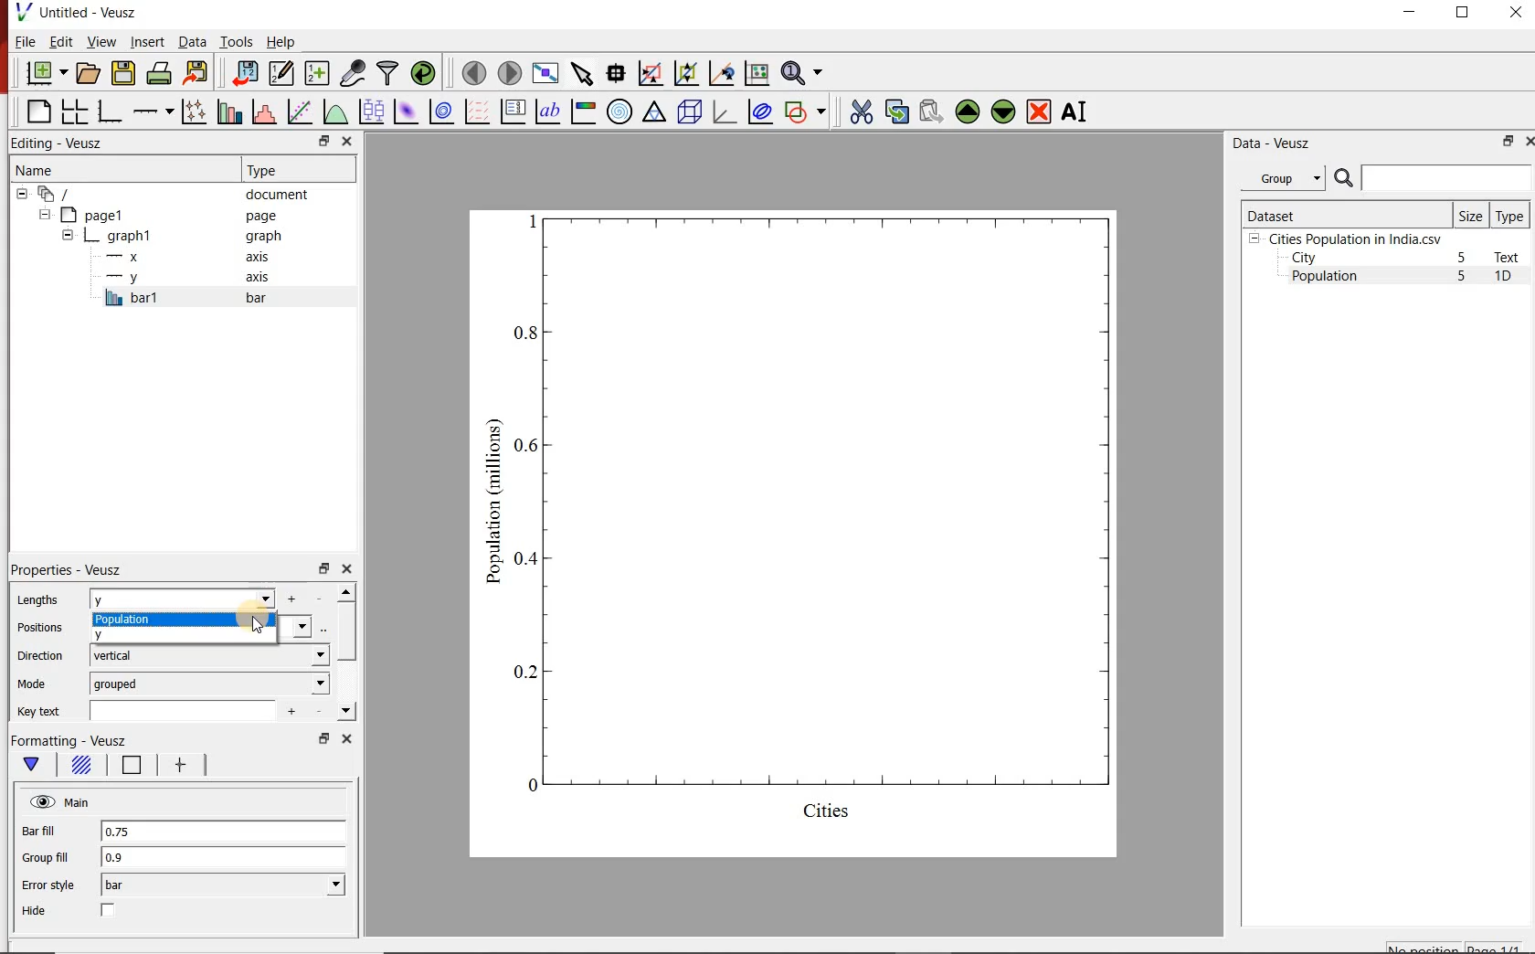 The width and height of the screenshot is (1535, 954). Describe the element at coordinates (1353, 238) in the screenshot. I see `Cities Population in India.csv` at that location.